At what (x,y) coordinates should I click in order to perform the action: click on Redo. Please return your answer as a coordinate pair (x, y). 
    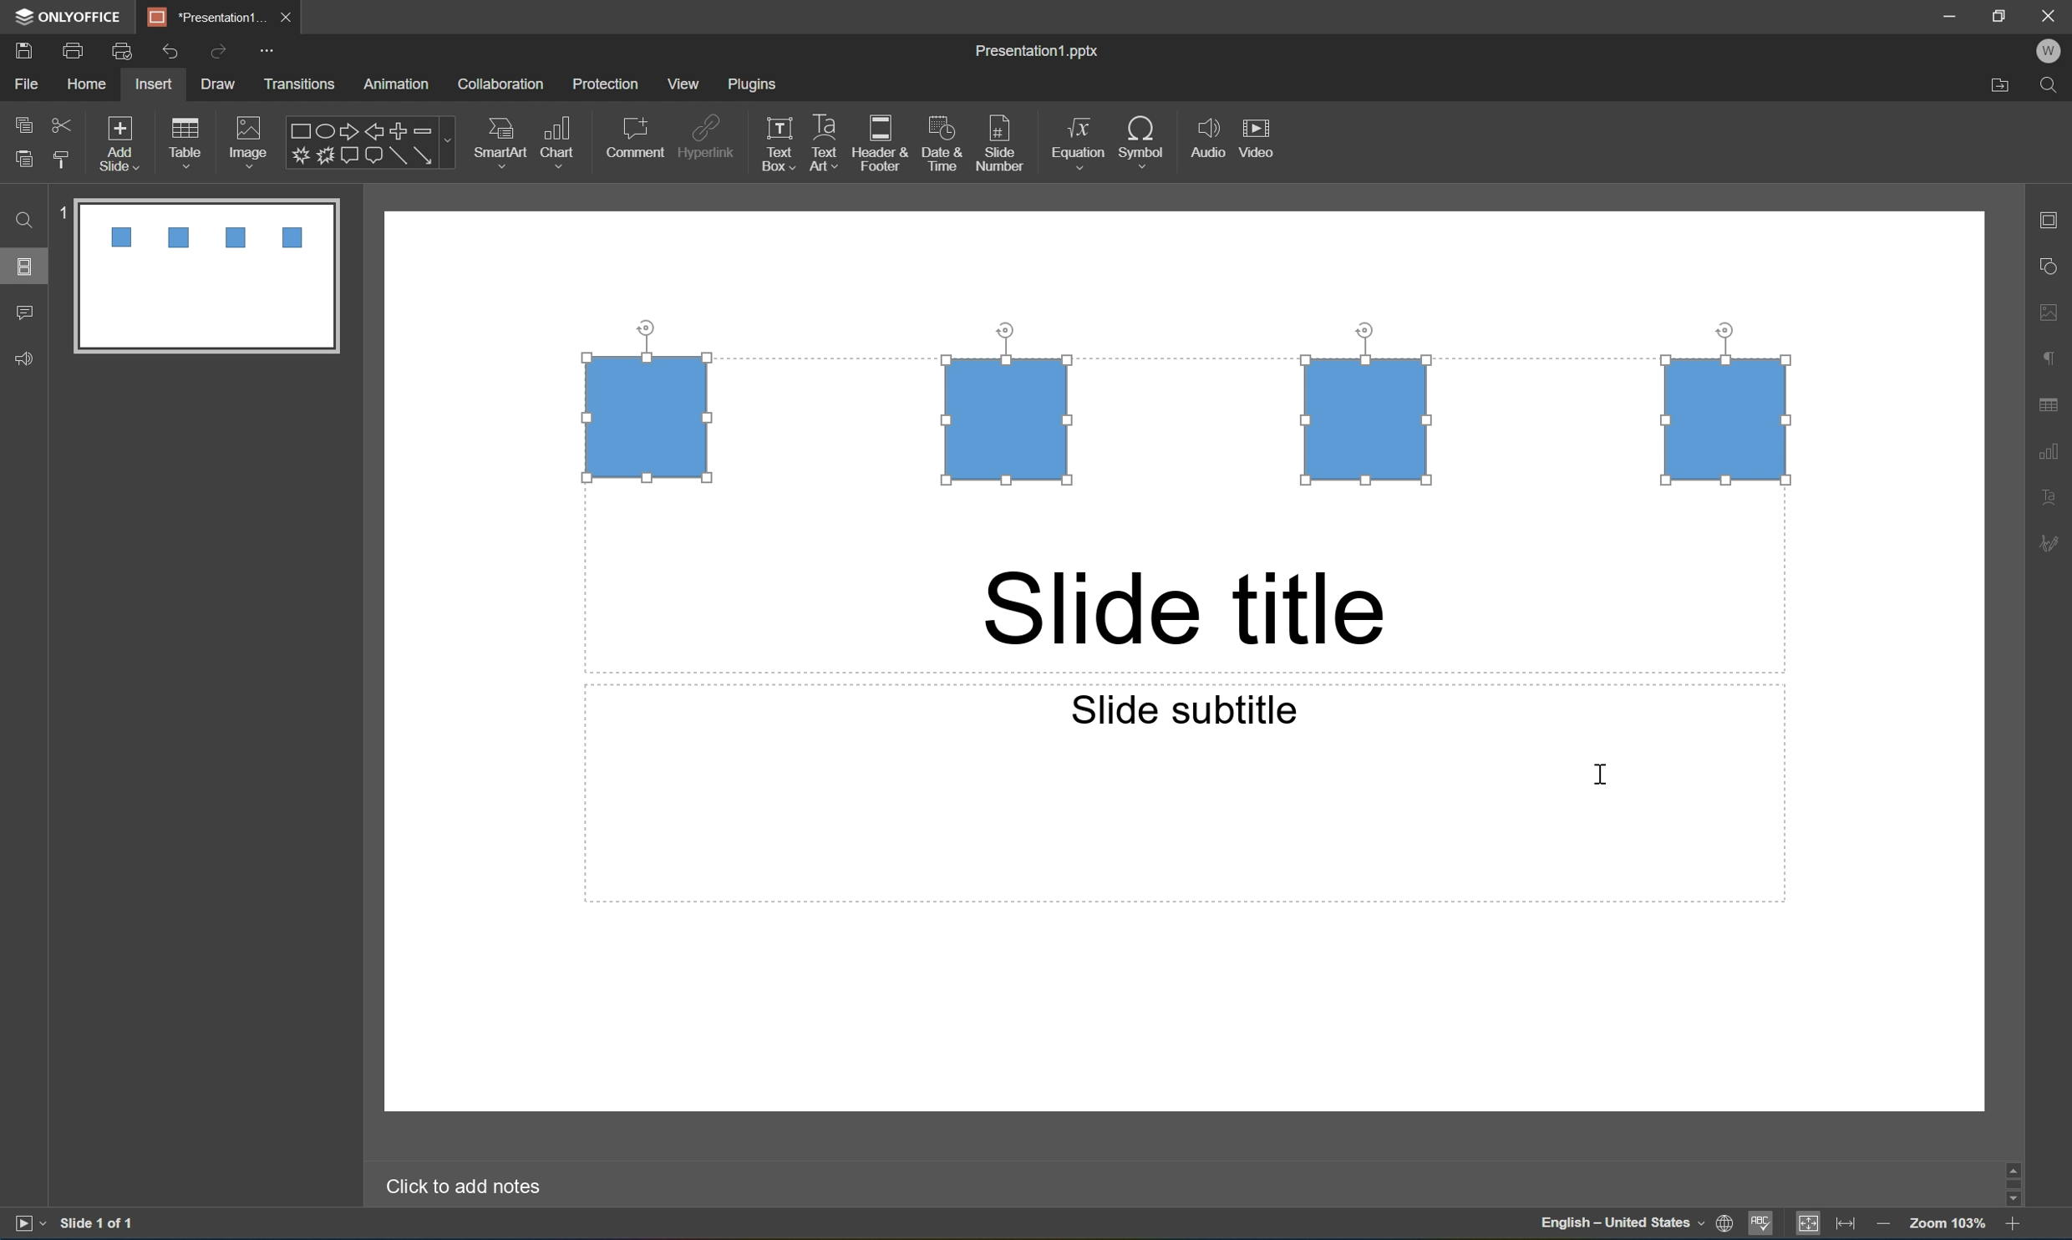
    Looking at the image, I should click on (219, 53).